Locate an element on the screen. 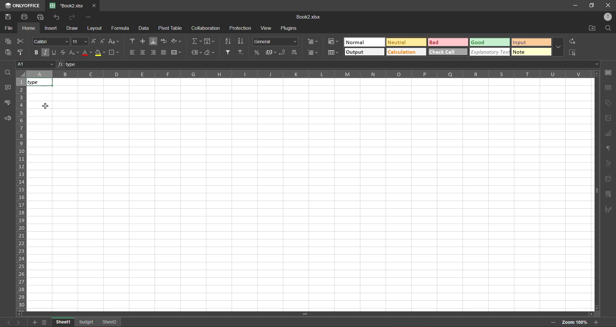  quick print is located at coordinates (42, 17).